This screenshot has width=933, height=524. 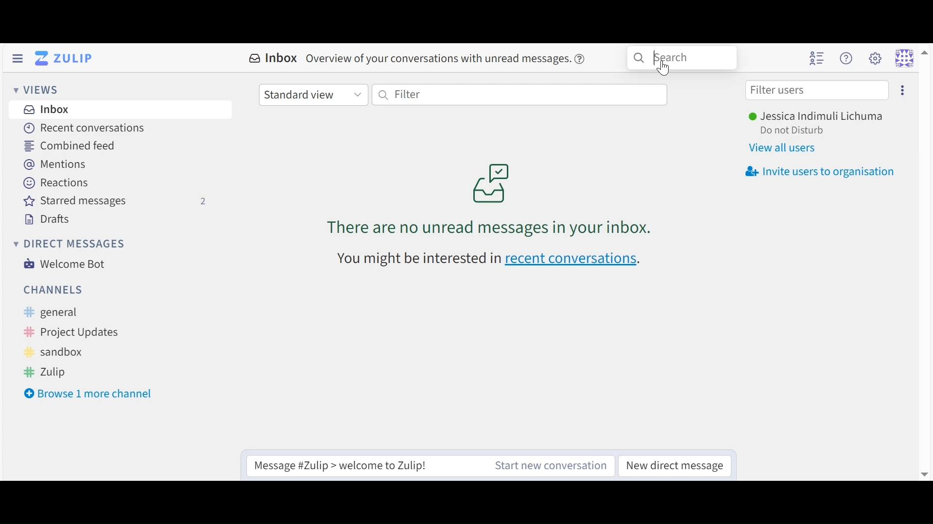 What do you see at coordinates (666, 69) in the screenshot?
I see `Cursor` at bounding box center [666, 69].